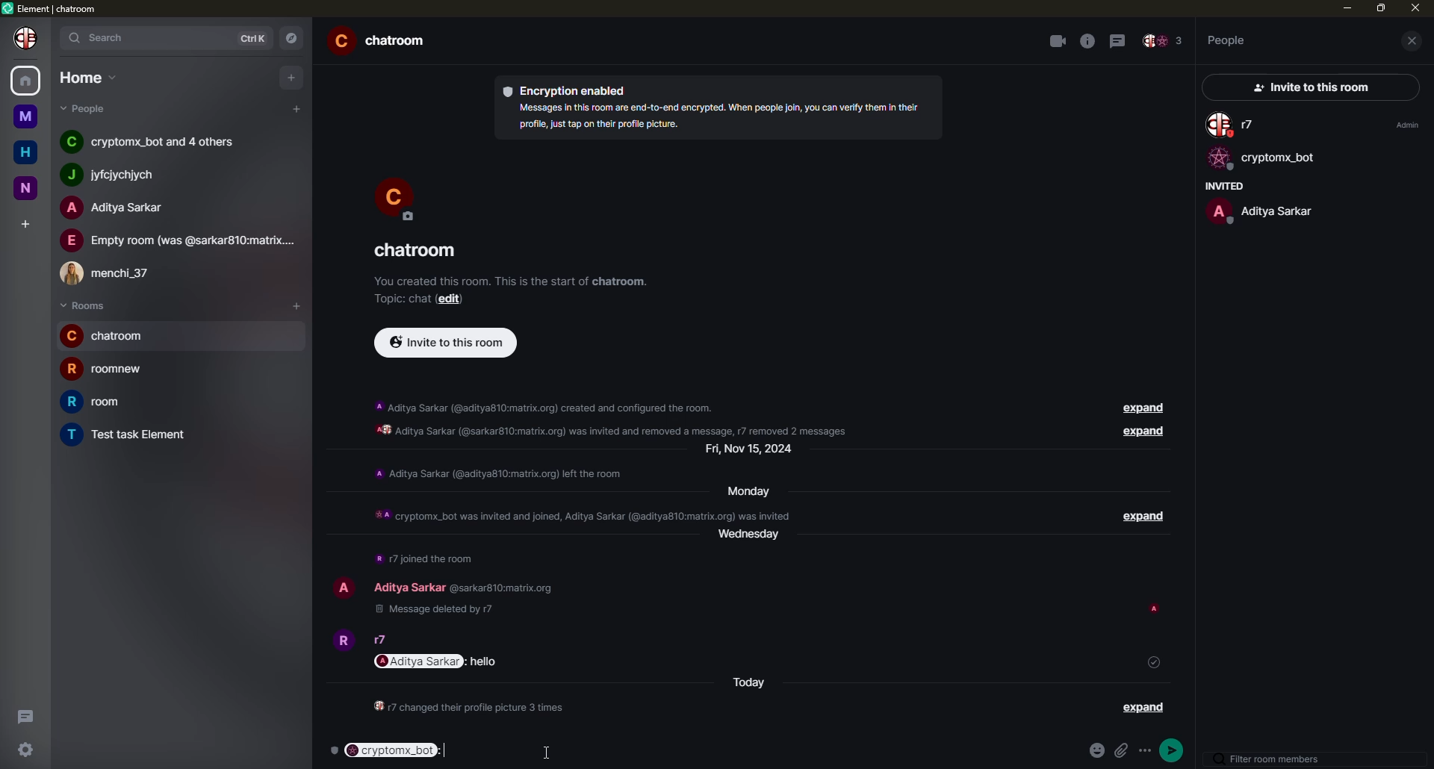 This screenshot has height=769, width=1434. What do you see at coordinates (300, 305) in the screenshot?
I see `add` at bounding box center [300, 305].